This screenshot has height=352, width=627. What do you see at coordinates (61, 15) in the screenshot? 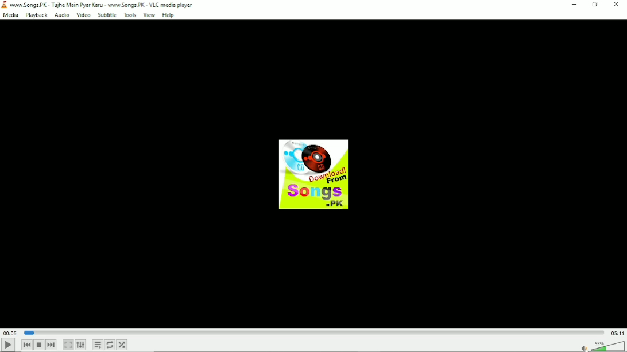
I see `Audio` at bounding box center [61, 15].